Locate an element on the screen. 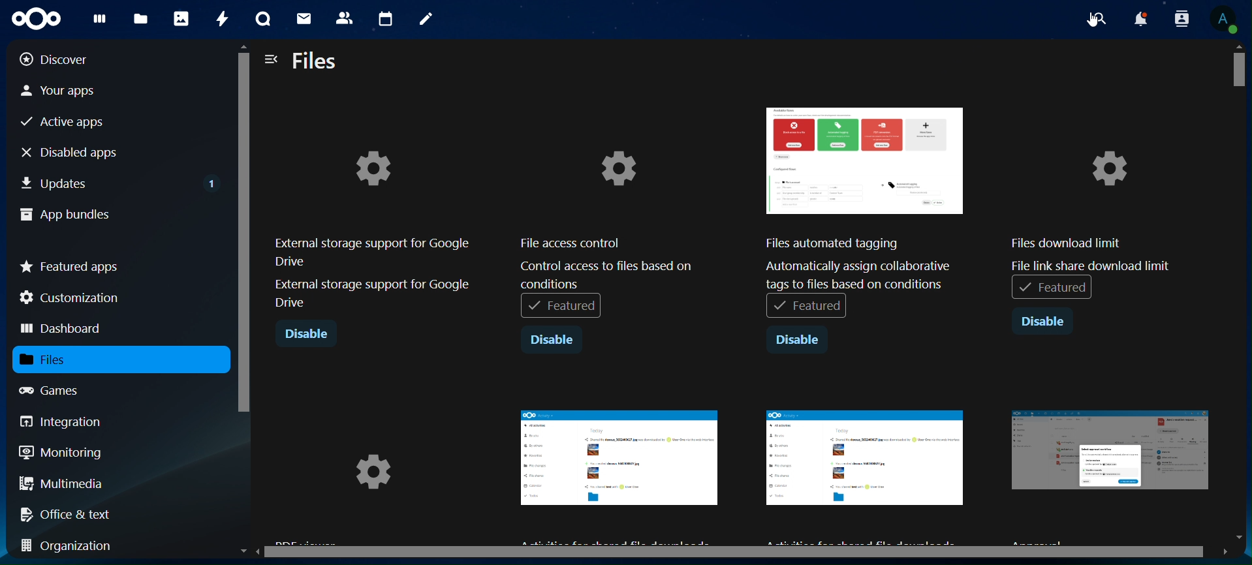 The height and width of the screenshot is (565, 1252). scrollbar is located at coordinates (737, 553).